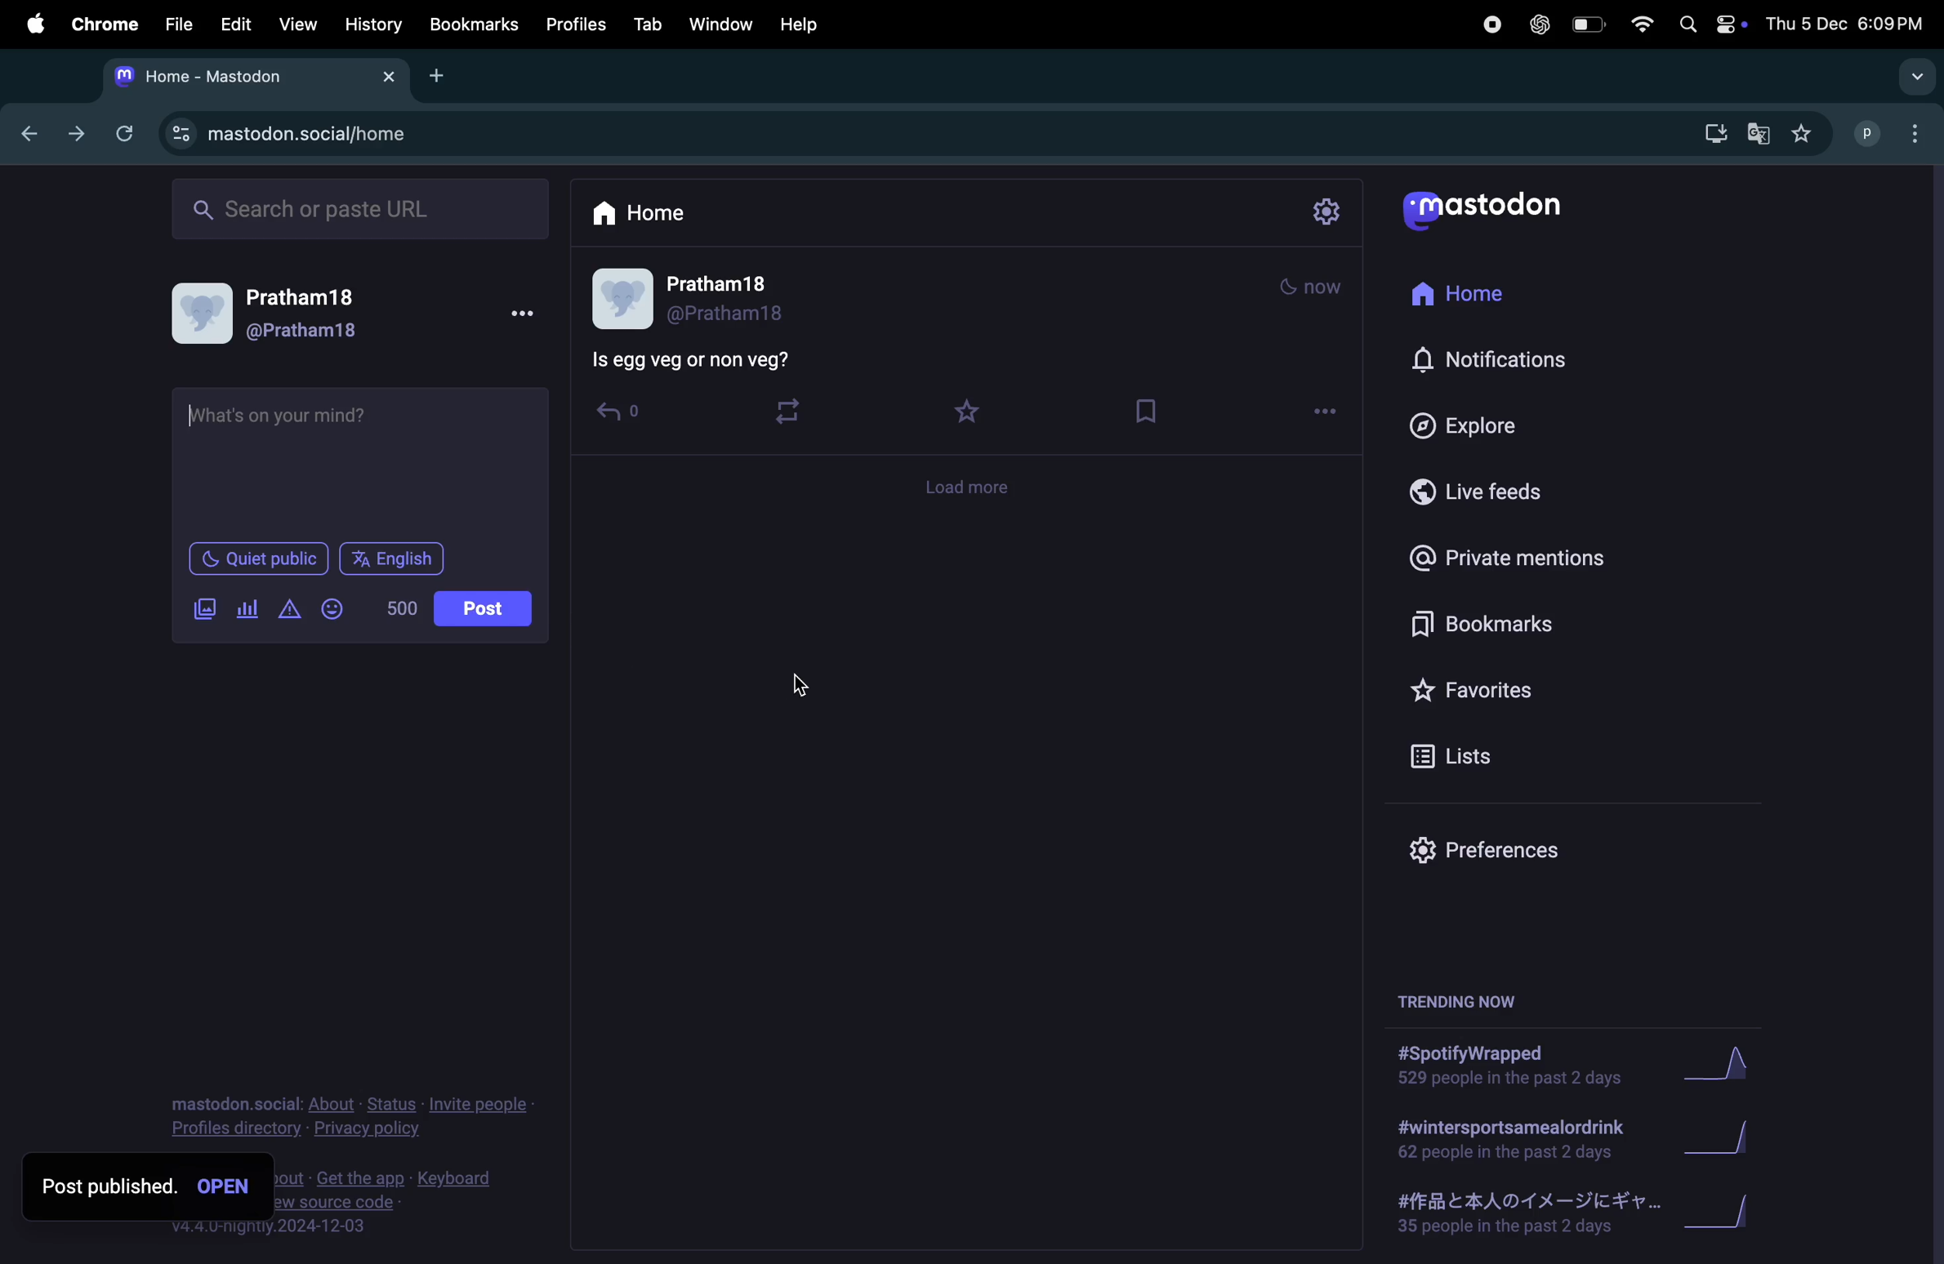 The width and height of the screenshot is (1944, 1264). What do you see at coordinates (341, 1118) in the screenshot?
I see `privacy` at bounding box center [341, 1118].